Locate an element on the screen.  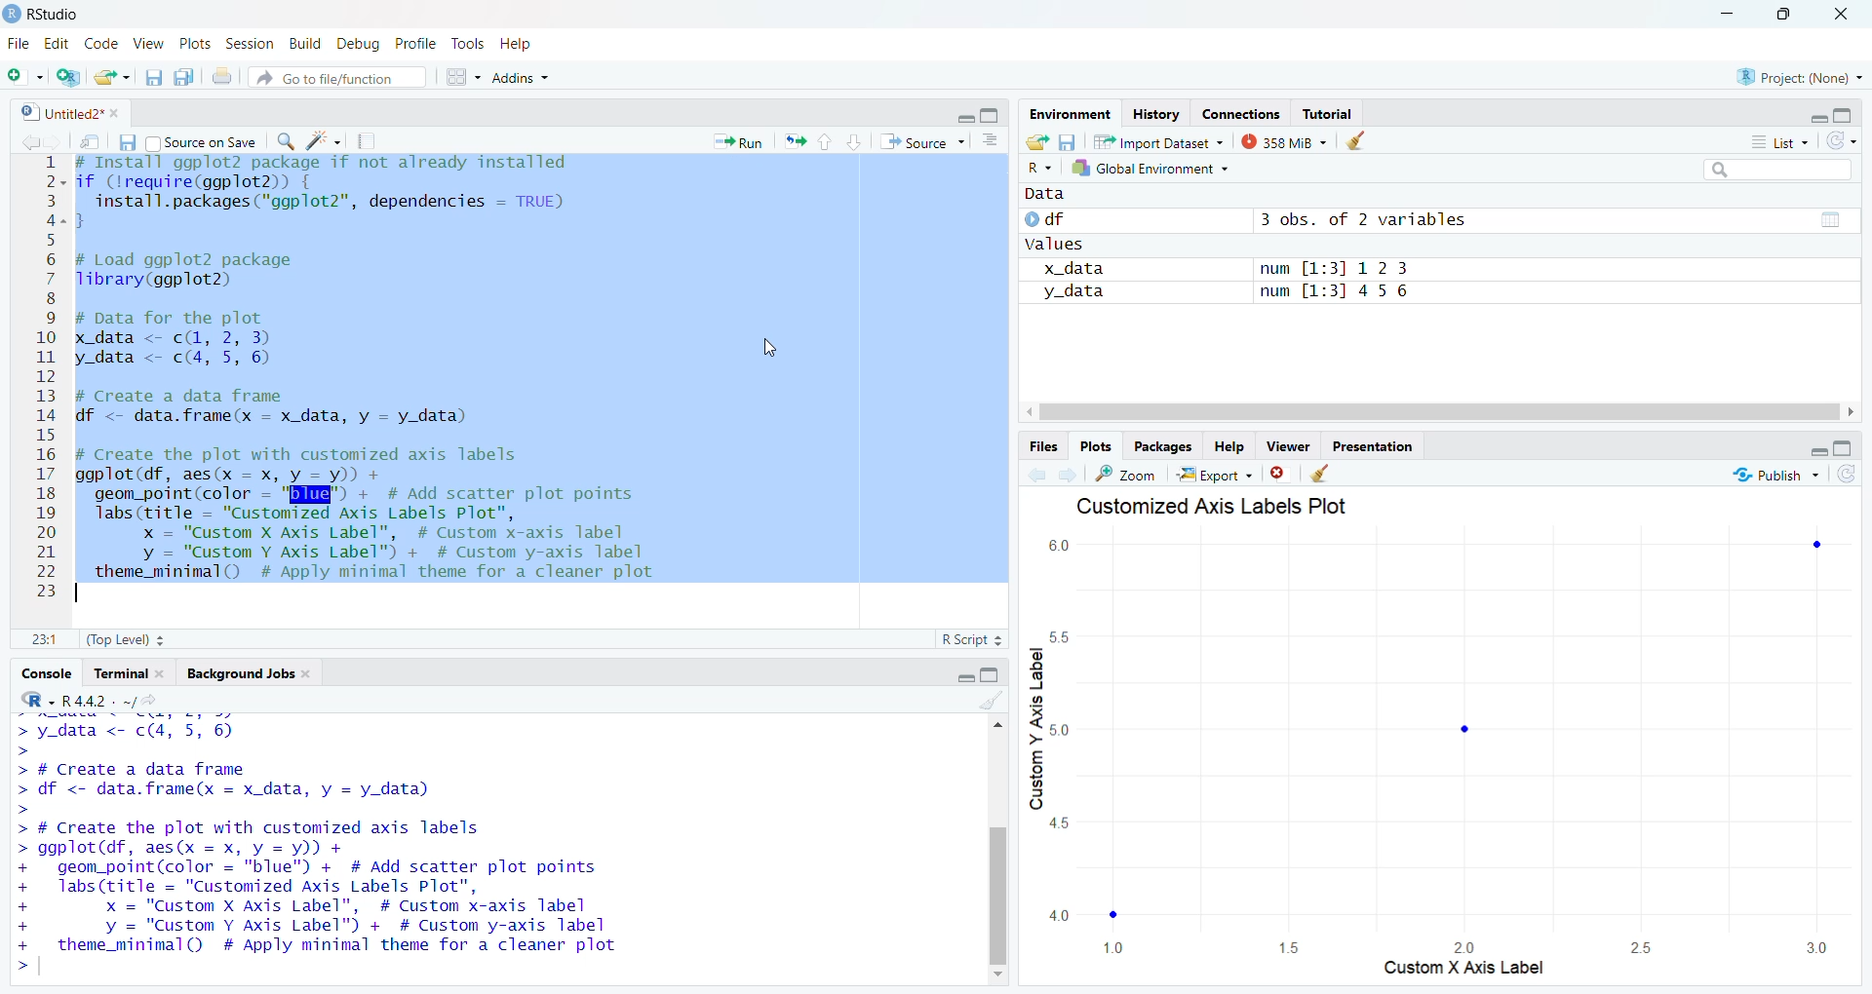
Global Environment ~ is located at coordinates (1150, 169).